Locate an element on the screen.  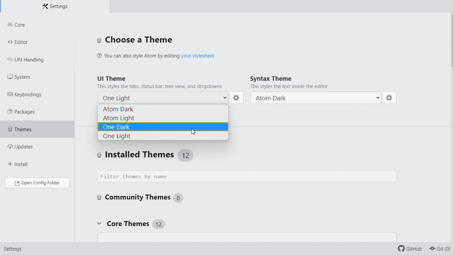
Atom light is located at coordinates (164, 118).